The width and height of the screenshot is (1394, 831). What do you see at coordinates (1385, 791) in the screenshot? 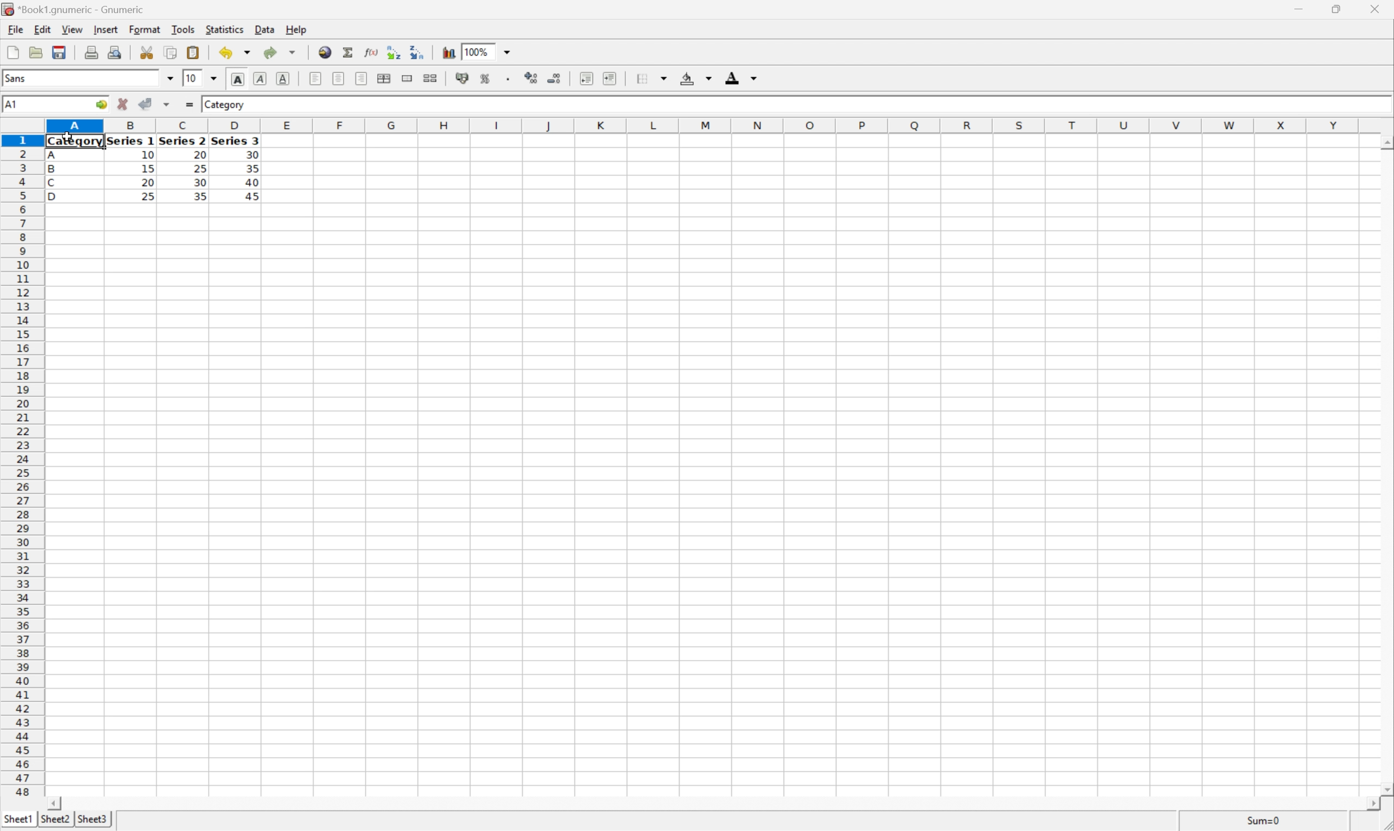
I see `Scroll Down` at bounding box center [1385, 791].